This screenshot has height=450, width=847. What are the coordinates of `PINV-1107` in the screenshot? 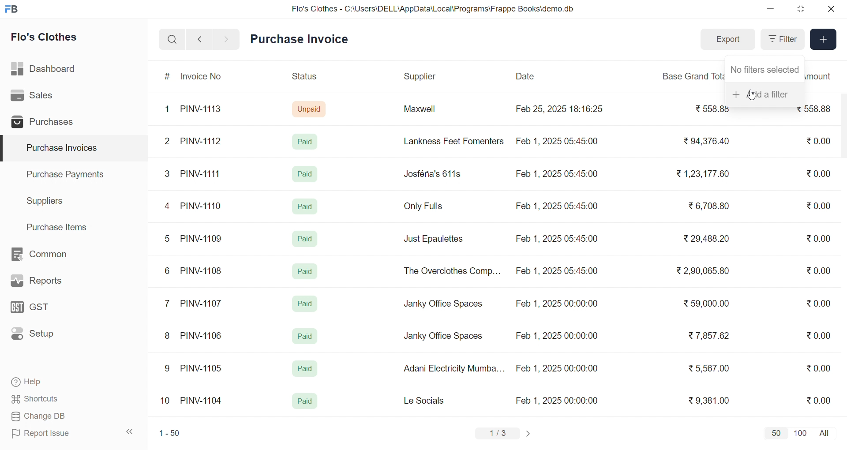 It's located at (203, 304).